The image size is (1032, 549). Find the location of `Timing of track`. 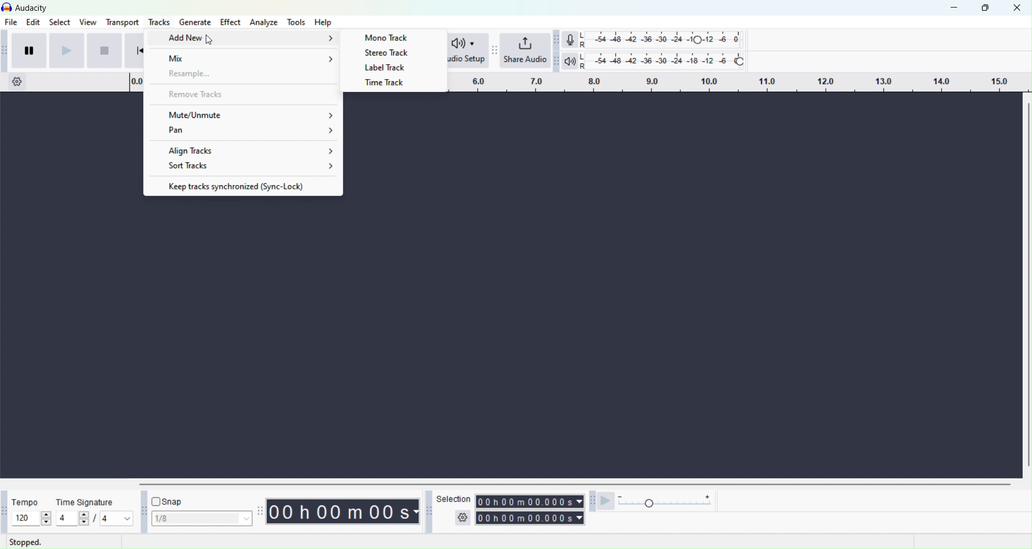

Timing of track is located at coordinates (529, 501).